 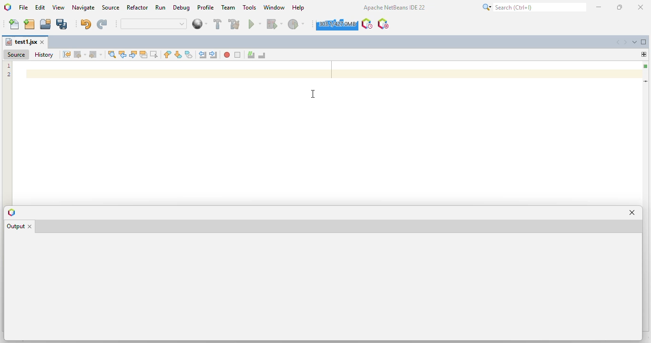 I want to click on navigate, so click(x=84, y=8).